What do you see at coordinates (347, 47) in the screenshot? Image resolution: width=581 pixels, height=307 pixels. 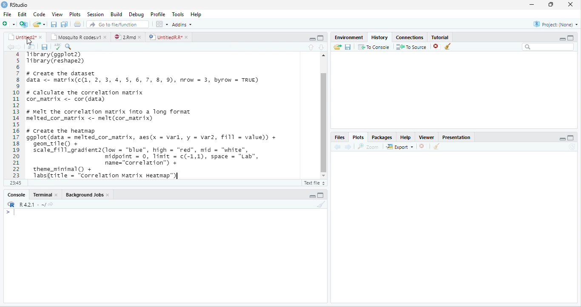 I see `save` at bounding box center [347, 47].